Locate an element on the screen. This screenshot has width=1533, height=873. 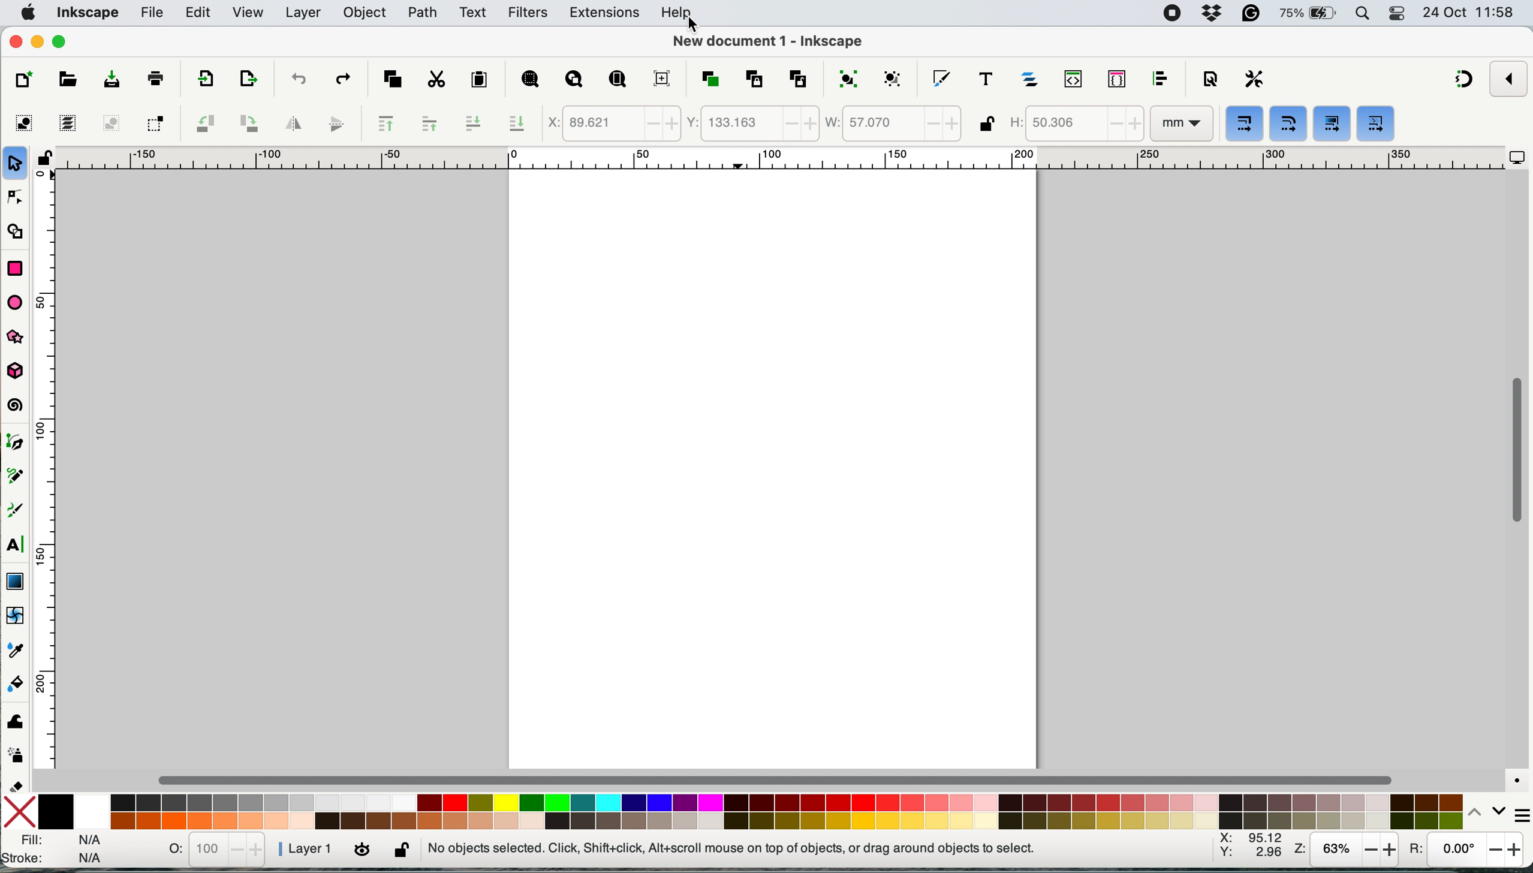
spotlight search is located at coordinates (1366, 13).